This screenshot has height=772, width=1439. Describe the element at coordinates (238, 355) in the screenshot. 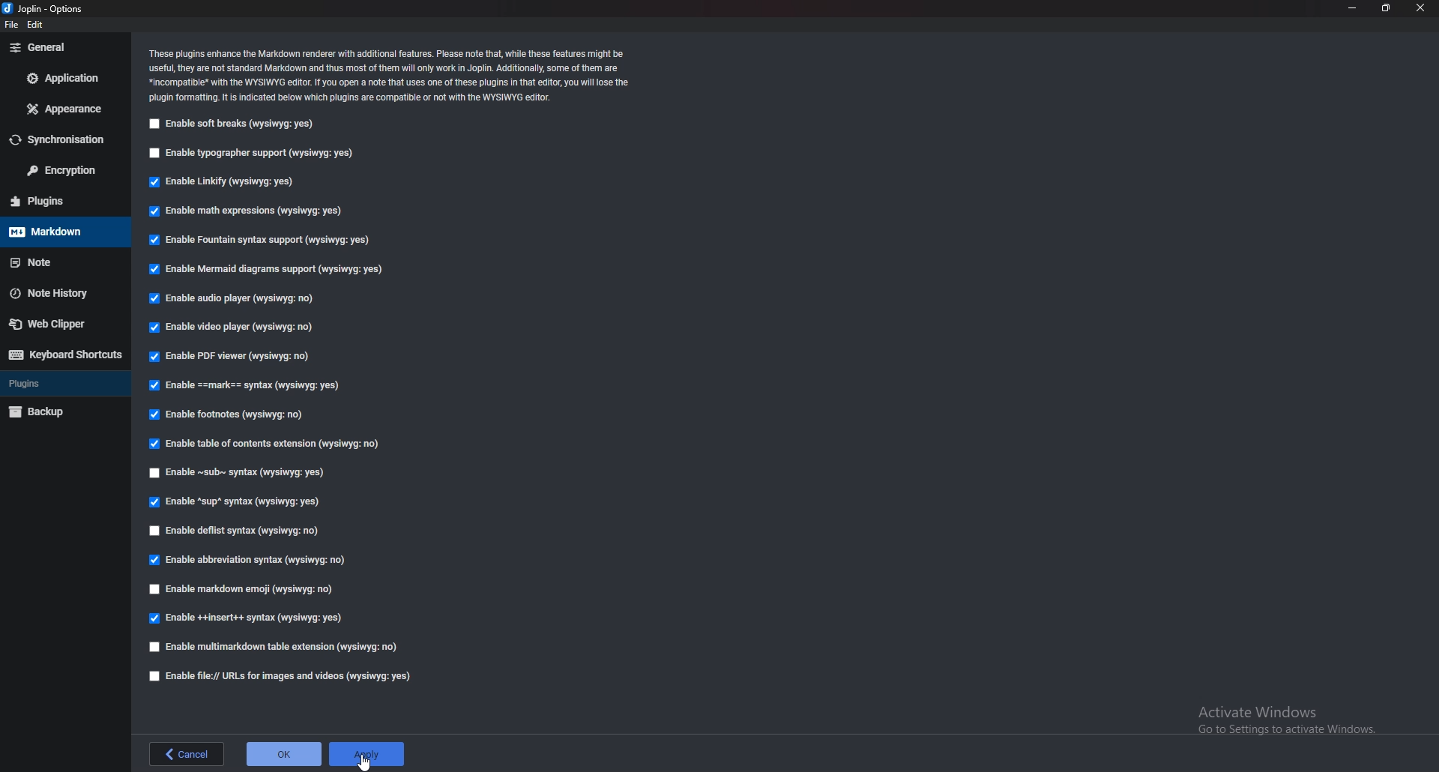

I see `Enable P D F viewer` at that location.